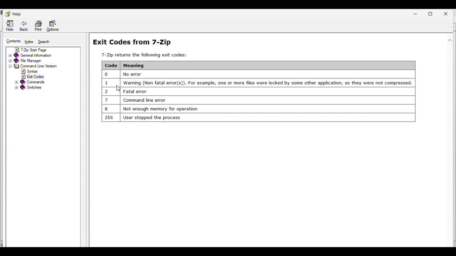 Image resolution: width=456 pixels, height=256 pixels. What do you see at coordinates (38, 26) in the screenshot?
I see `Print` at bounding box center [38, 26].